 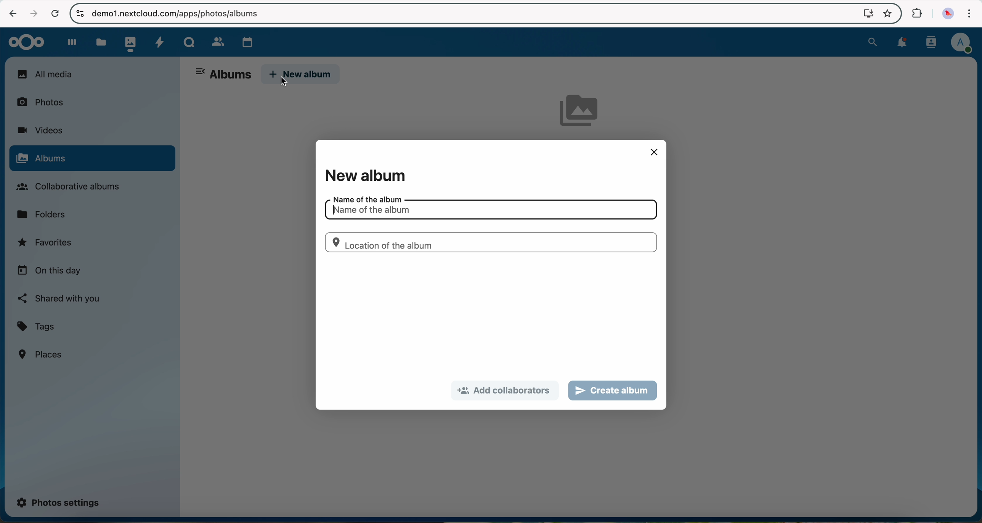 I want to click on controls, so click(x=80, y=13).